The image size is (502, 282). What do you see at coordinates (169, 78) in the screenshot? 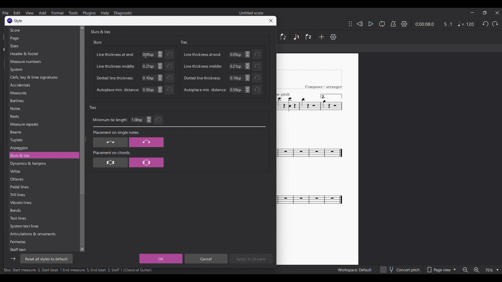
I see `Undo` at bounding box center [169, 78].